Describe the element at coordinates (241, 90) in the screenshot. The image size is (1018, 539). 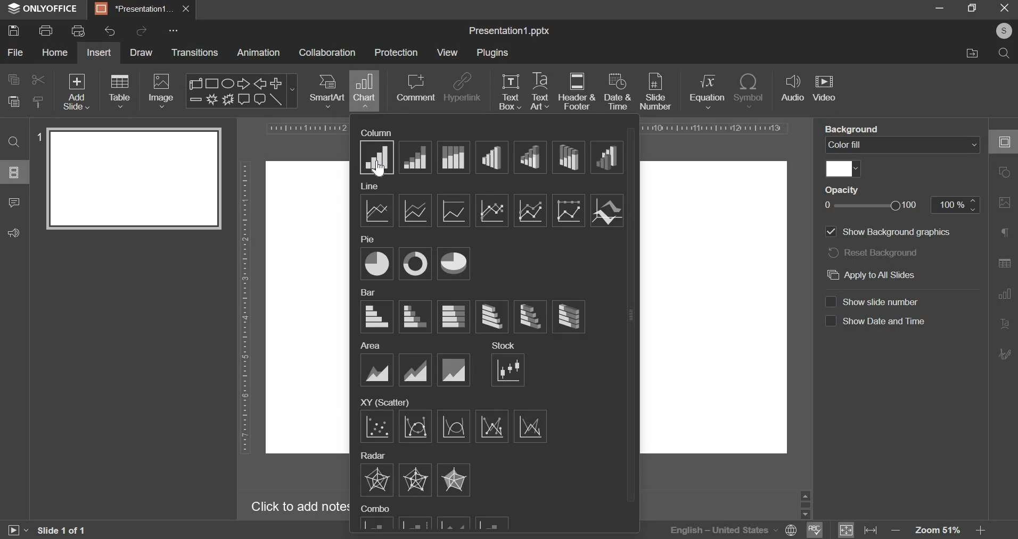
I see `shapes` at that location.